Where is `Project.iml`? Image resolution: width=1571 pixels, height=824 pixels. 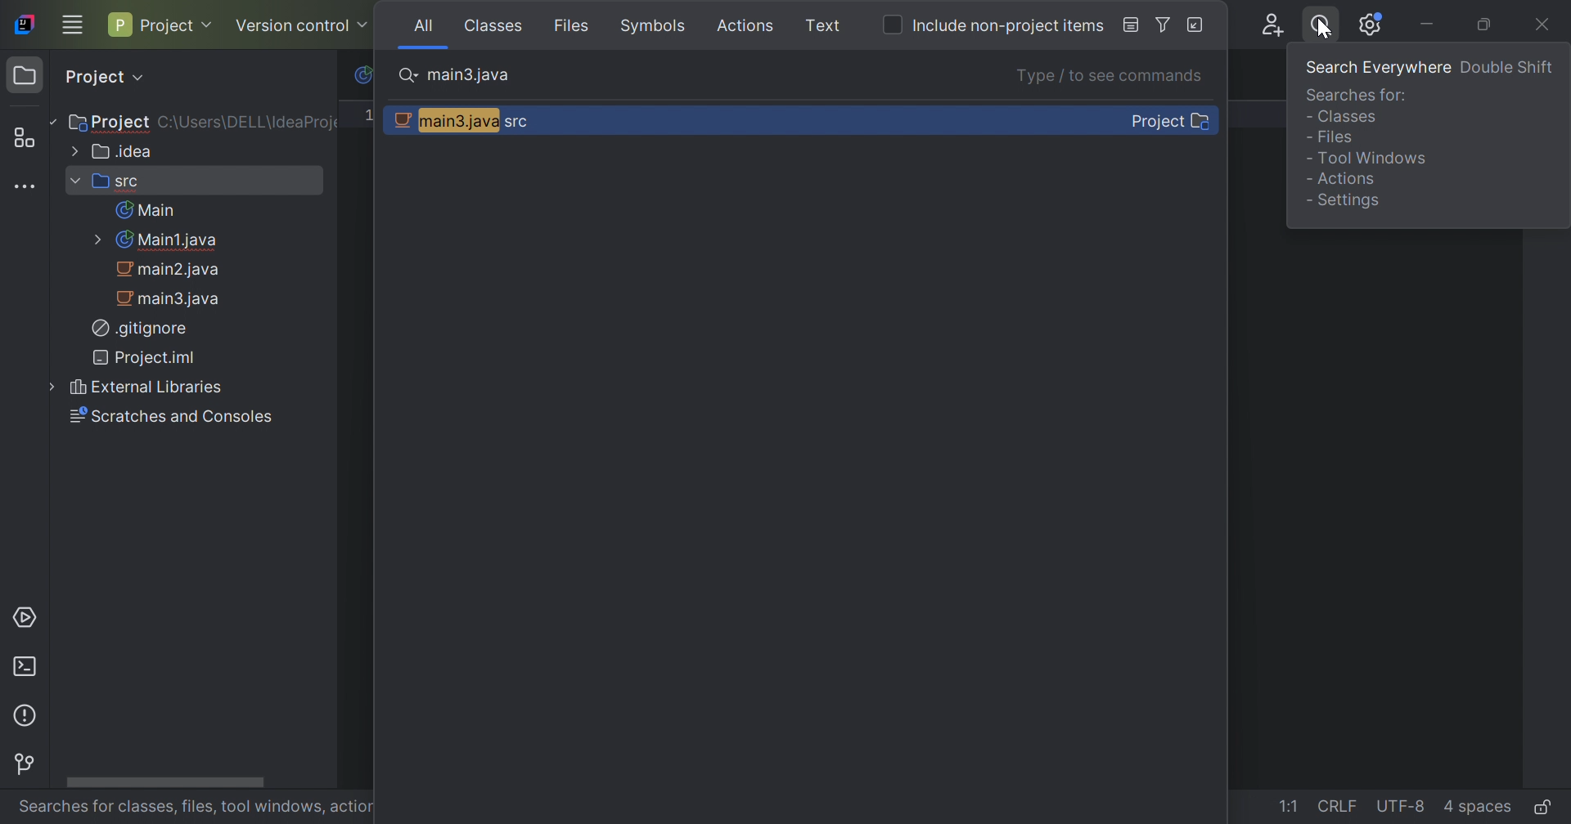 Project.iml is located at coordinates (148, 356).